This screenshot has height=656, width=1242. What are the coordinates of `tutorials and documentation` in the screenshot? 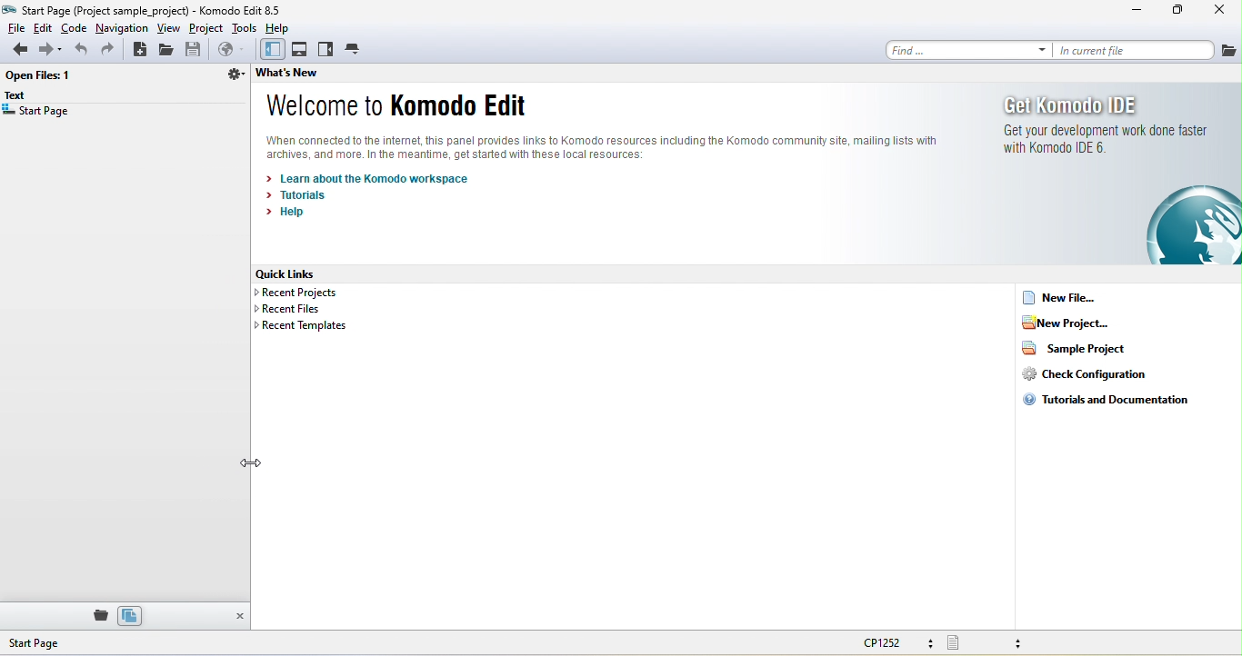 It's located at (1107, 401).